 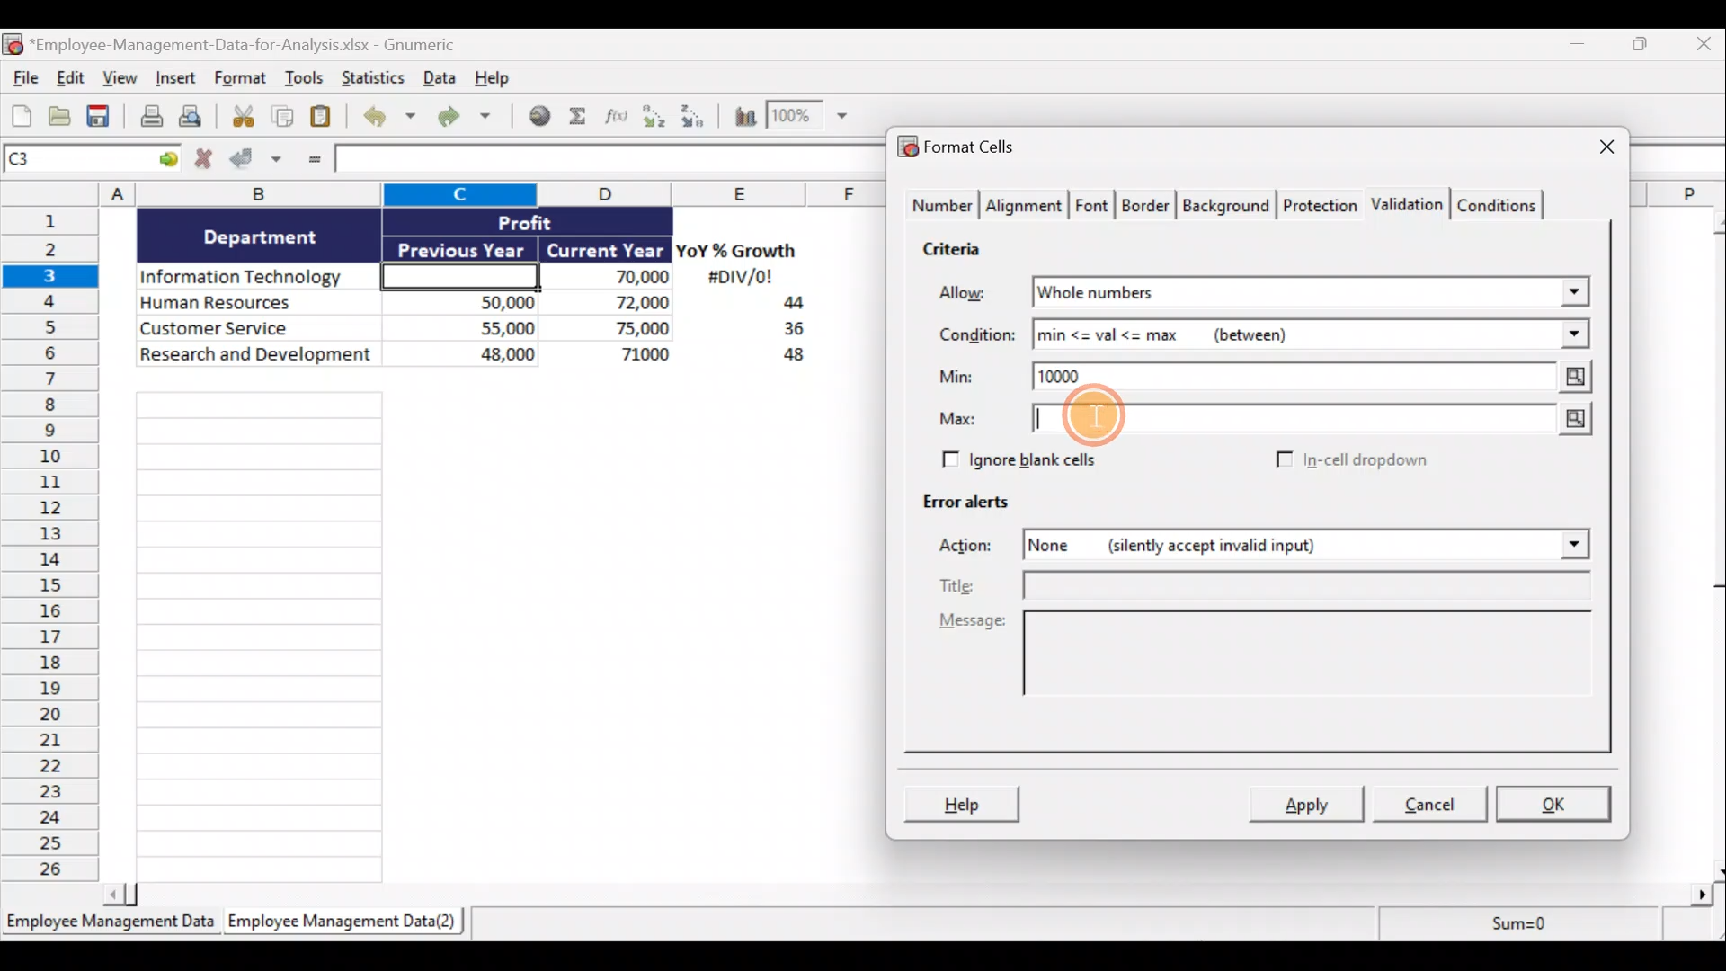 What do you see at coordinates (311, 162) in the screenshot?
I see `Enter formula` at bounding box center [311, 162].